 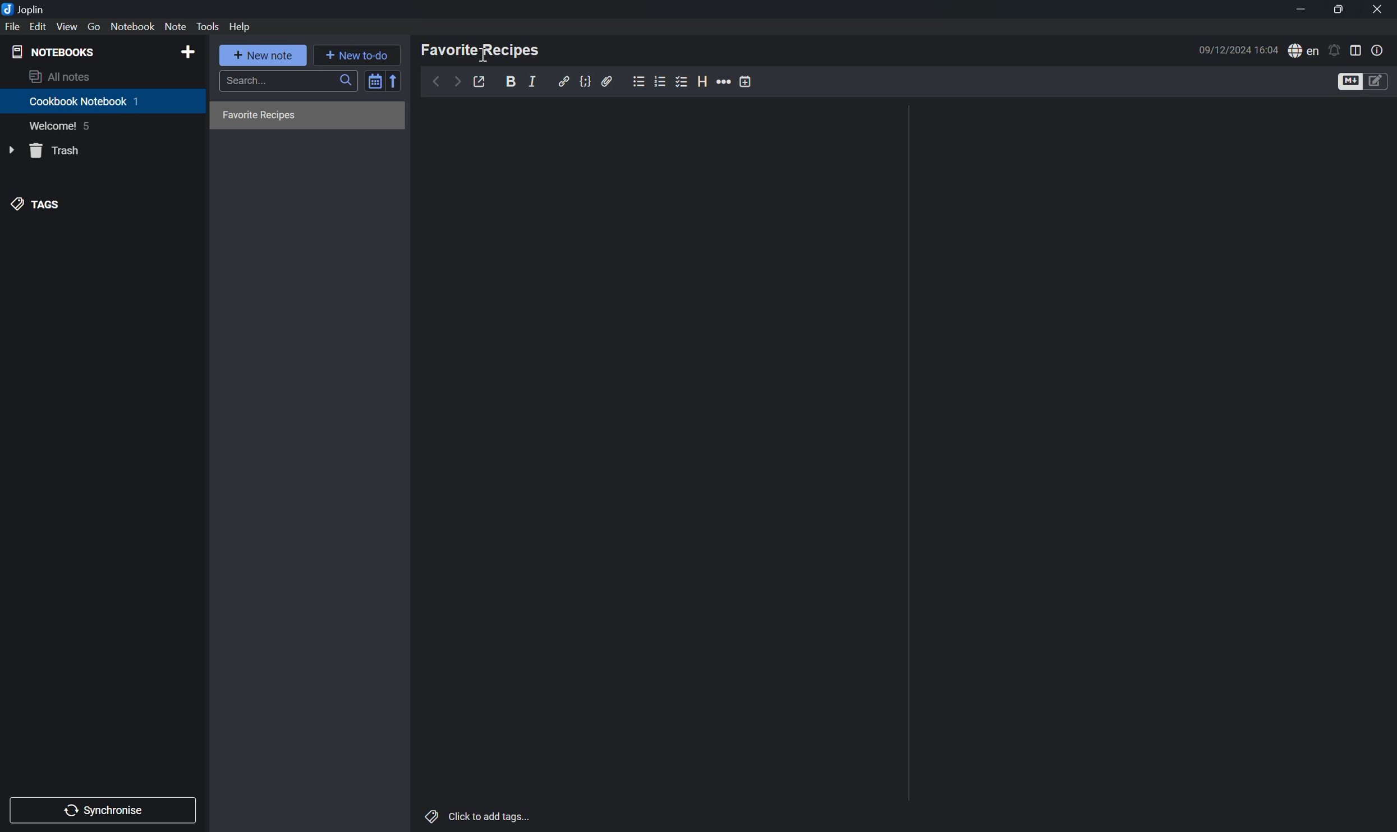 What do you see at coordinates (483, 55) in the screenshot?
I see `Cursor` at bounding box center [483, 55].